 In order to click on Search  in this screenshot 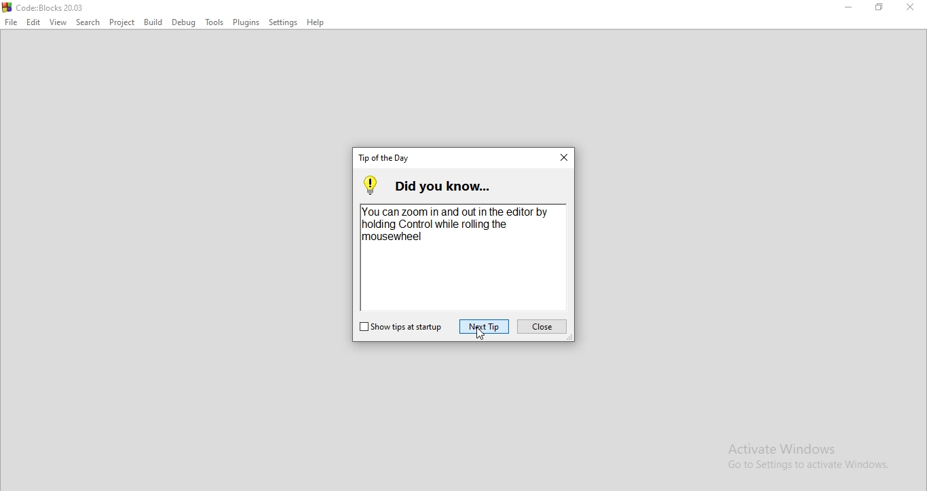, I will do `click(88, 22)`.